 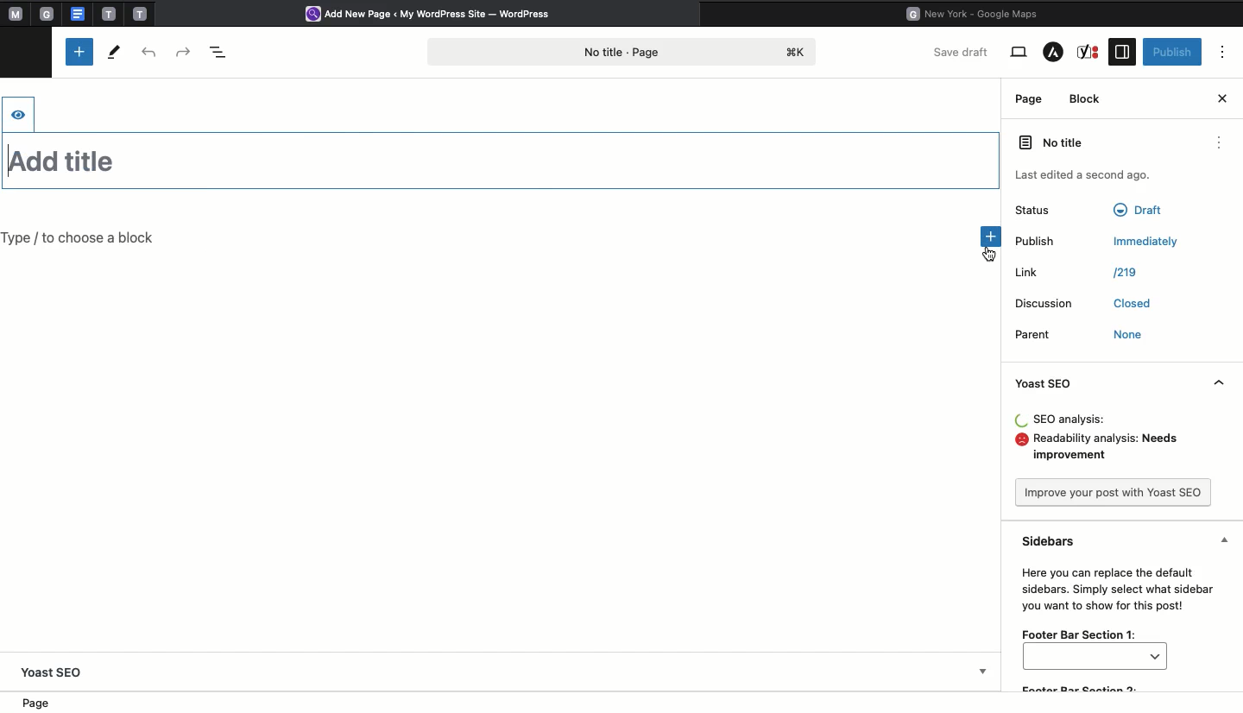 What do you see at coordinates (1114, 493) in the screenshot?
I see `Improve` at bounding box center [1114, 493].